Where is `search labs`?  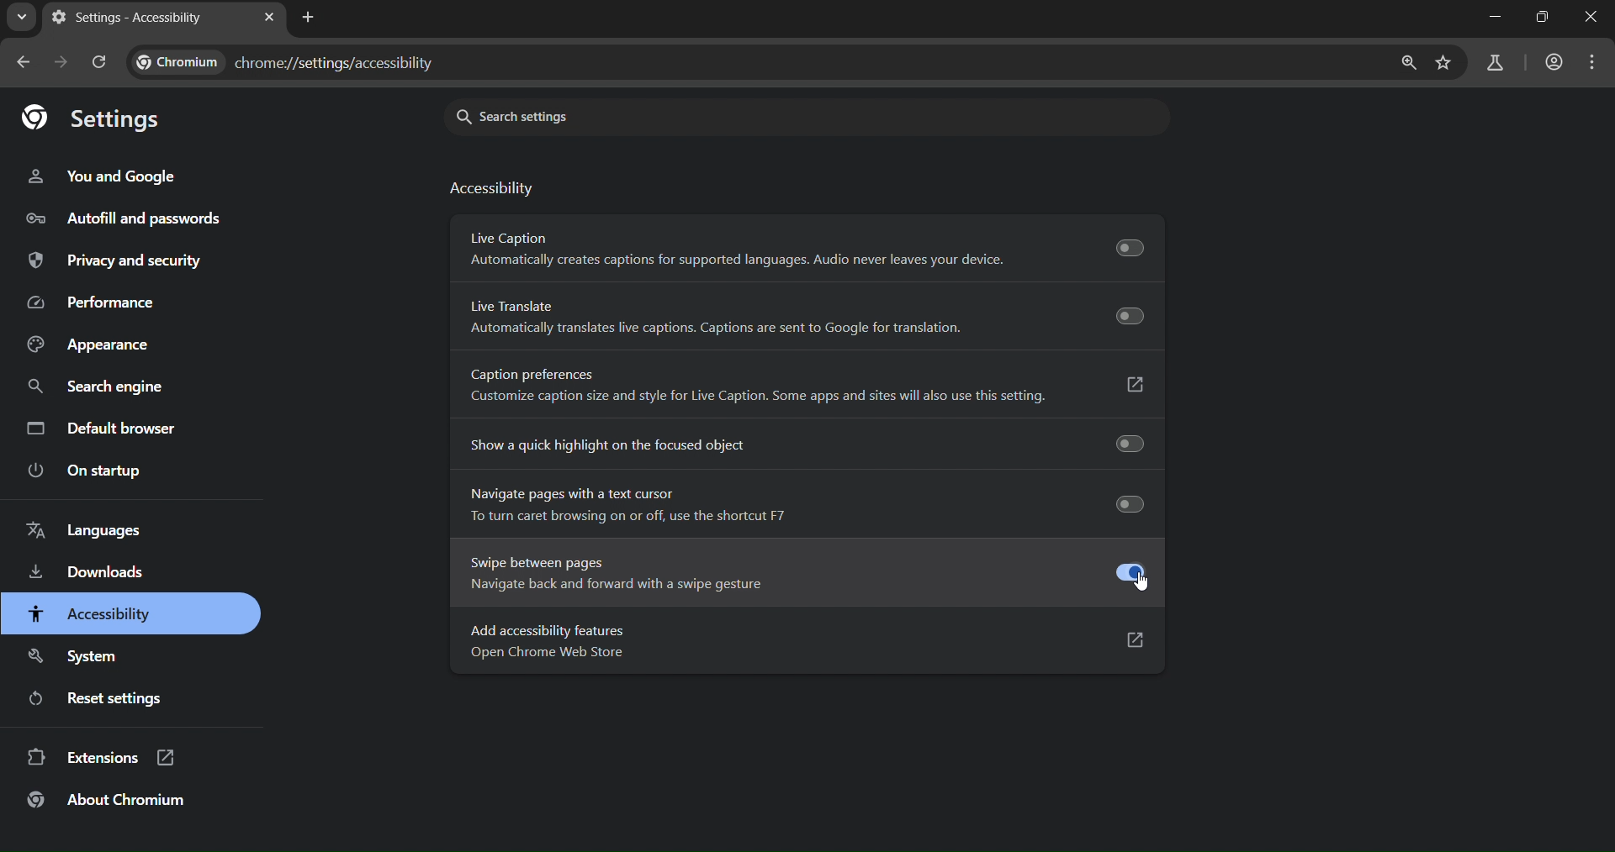
search labs is located at coordinates (1492, 63).